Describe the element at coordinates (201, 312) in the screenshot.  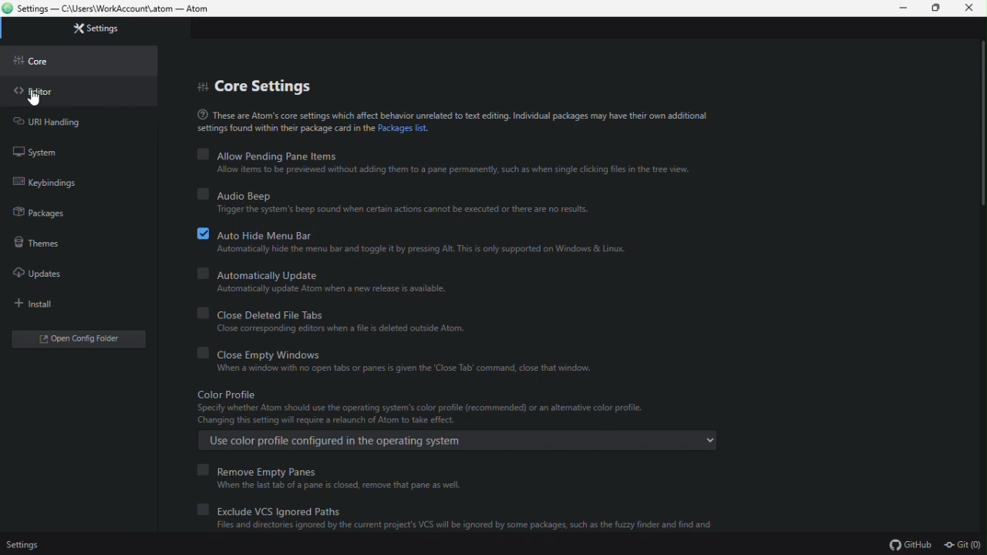
I see `off` at that location.